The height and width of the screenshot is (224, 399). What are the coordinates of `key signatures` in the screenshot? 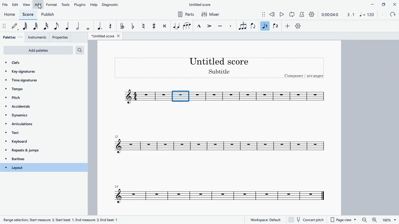 It's located at (34, 73).